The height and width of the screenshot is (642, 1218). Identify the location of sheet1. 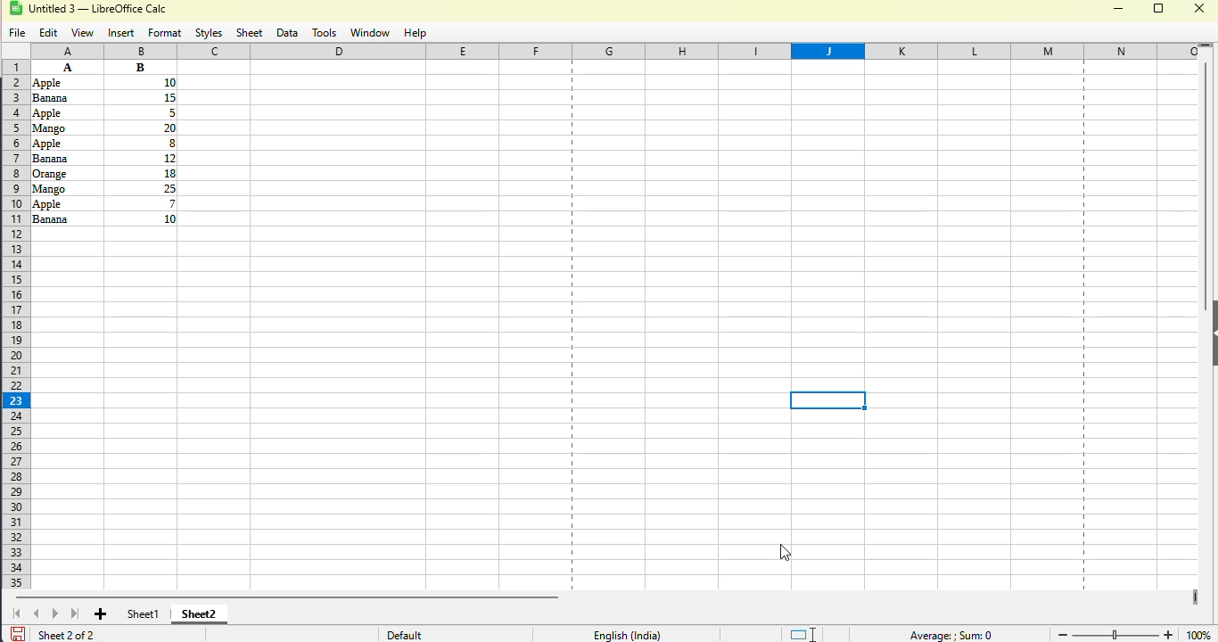
(144, 613).